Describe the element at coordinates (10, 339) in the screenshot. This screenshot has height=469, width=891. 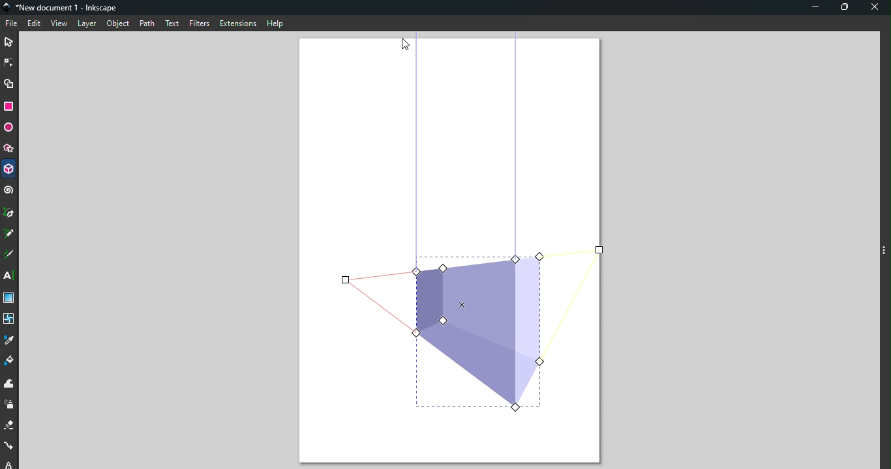
I see `Dropper tool` at that location.